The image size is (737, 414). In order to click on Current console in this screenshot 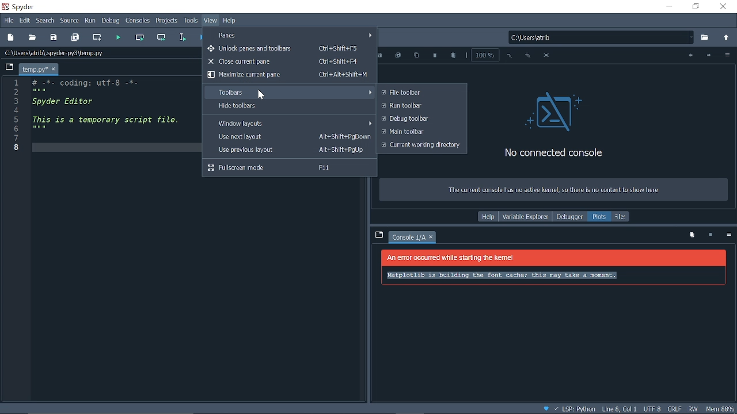, I will do `click(409, 238)`.